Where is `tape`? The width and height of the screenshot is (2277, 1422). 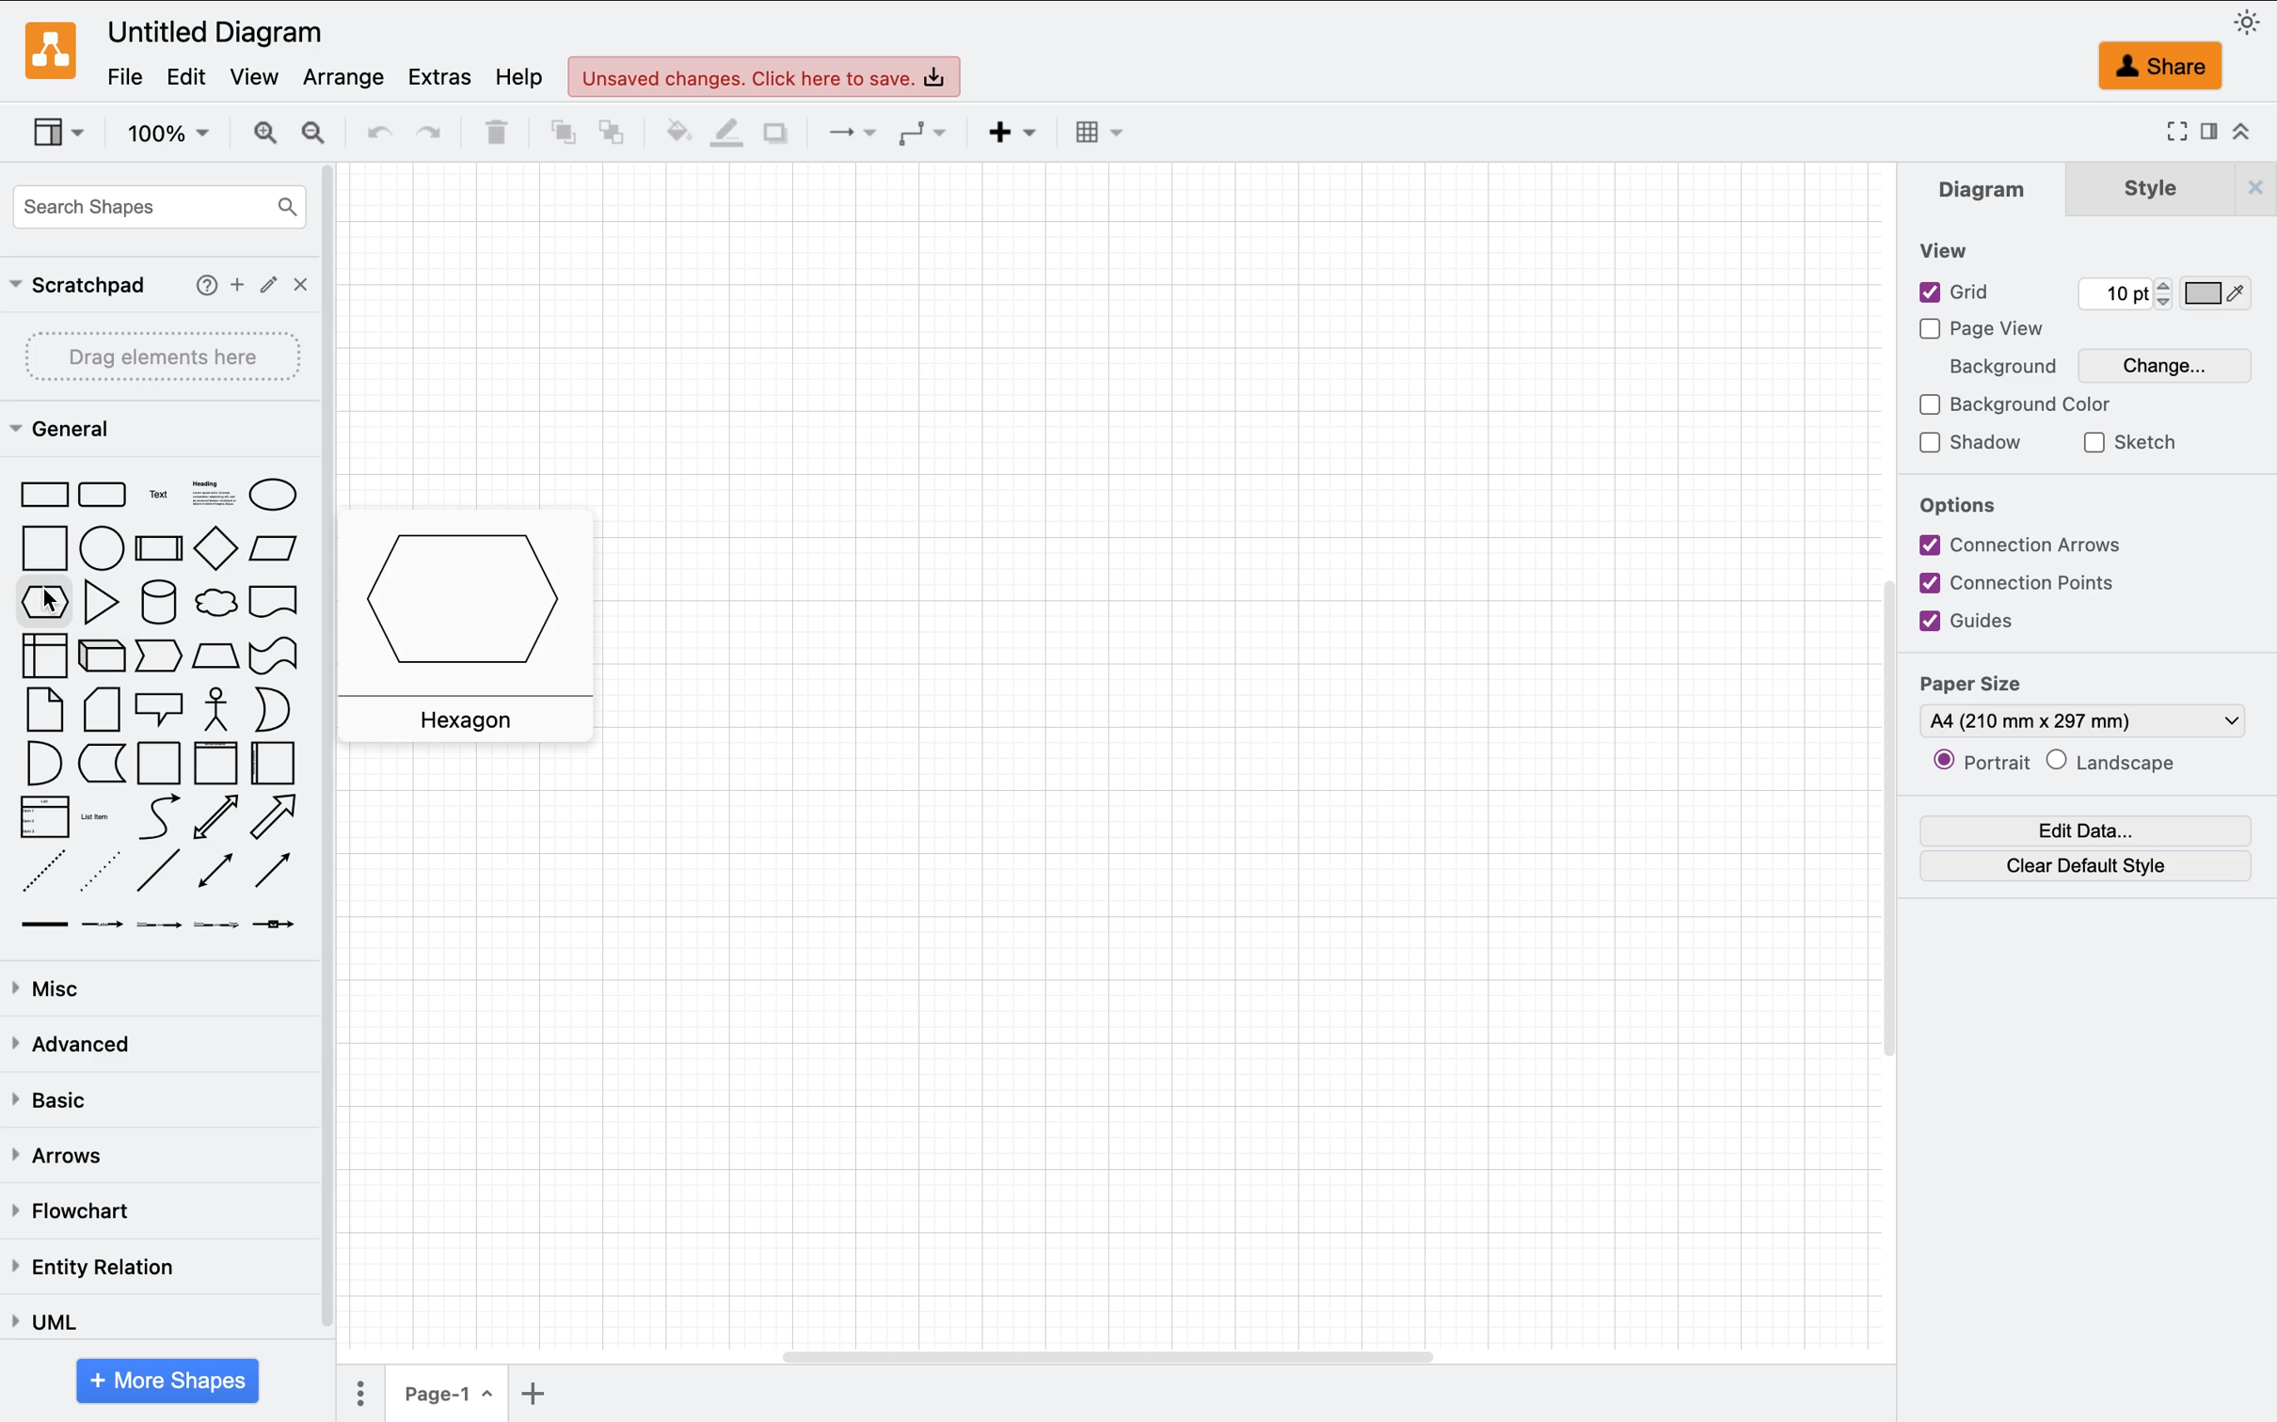
tape is located at coordinates (279, 655).